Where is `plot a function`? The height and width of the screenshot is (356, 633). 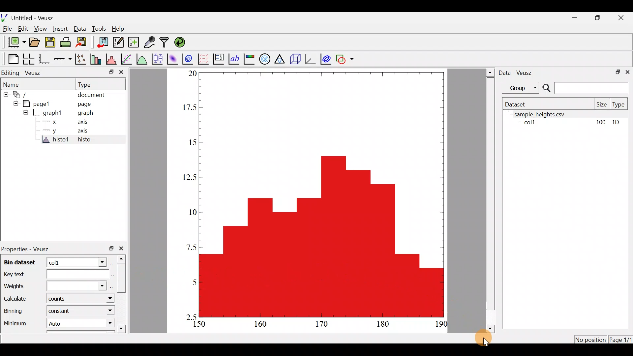 plot a function is located at coordinates (142, 59).